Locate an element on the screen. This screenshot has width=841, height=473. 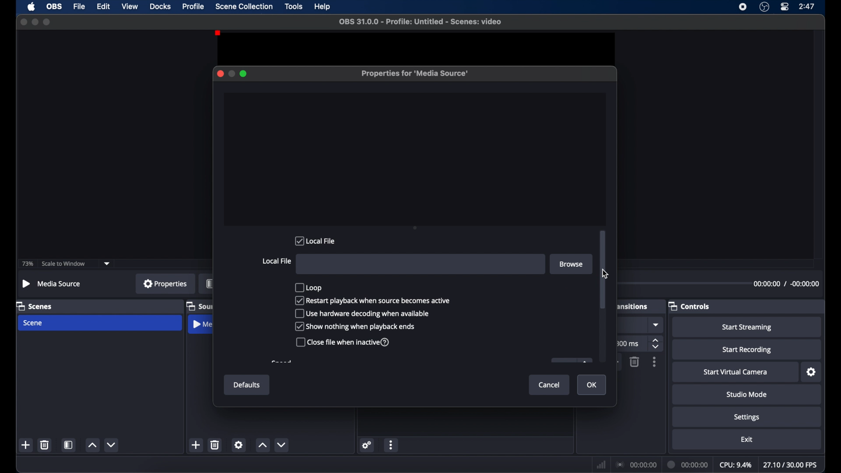
close is located at coordinates (23, 21).